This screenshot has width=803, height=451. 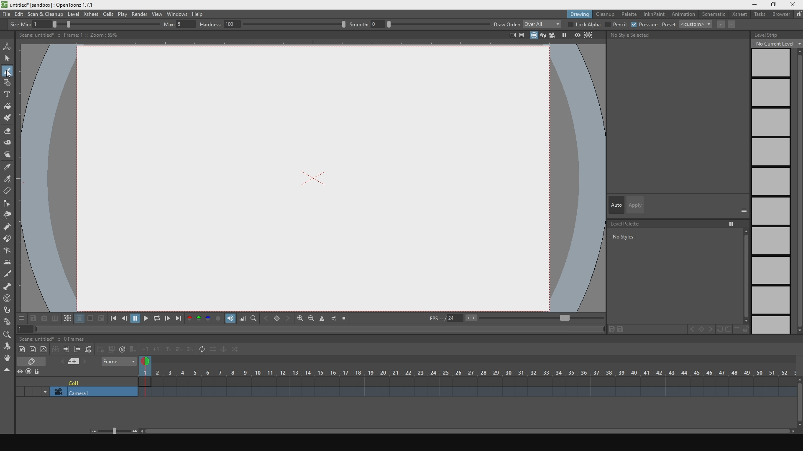 What do you see at coordinates (37, 362) in the screenshot?
I see `erase` at bounding box center [37, 362].